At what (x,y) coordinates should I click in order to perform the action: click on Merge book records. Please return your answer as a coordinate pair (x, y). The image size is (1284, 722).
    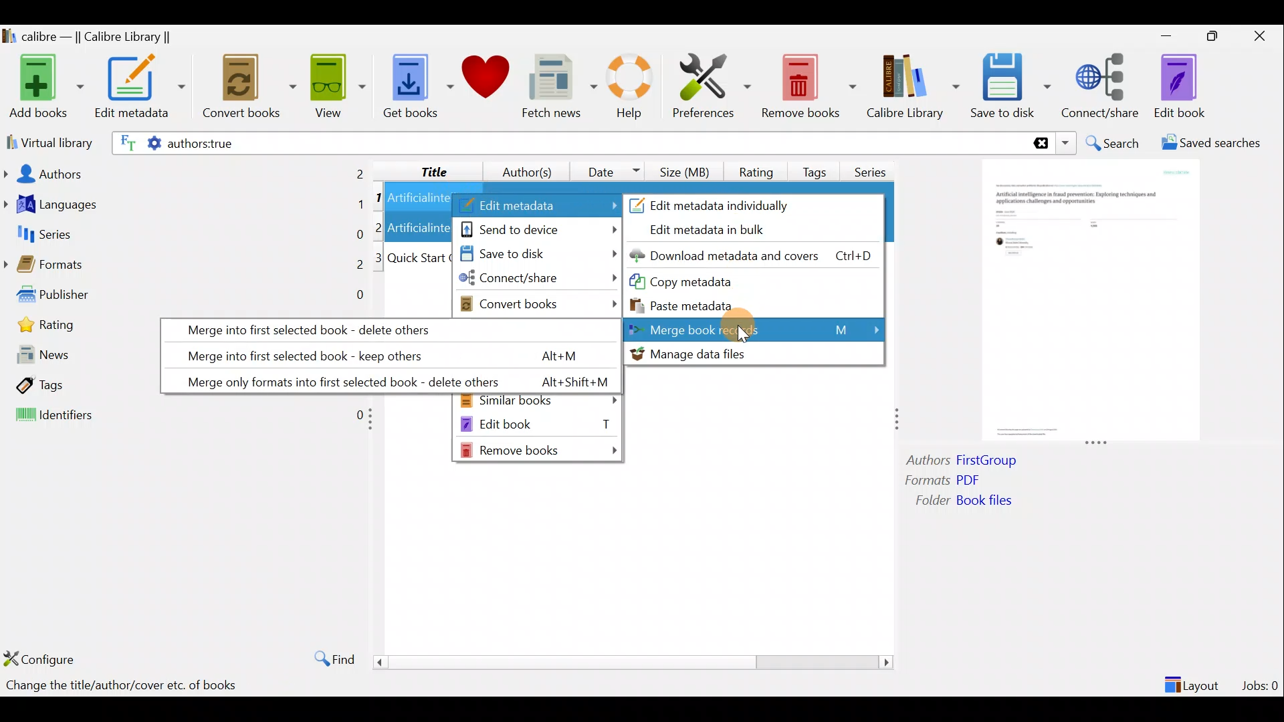
    Looking at the image, I should click on (756, 329).